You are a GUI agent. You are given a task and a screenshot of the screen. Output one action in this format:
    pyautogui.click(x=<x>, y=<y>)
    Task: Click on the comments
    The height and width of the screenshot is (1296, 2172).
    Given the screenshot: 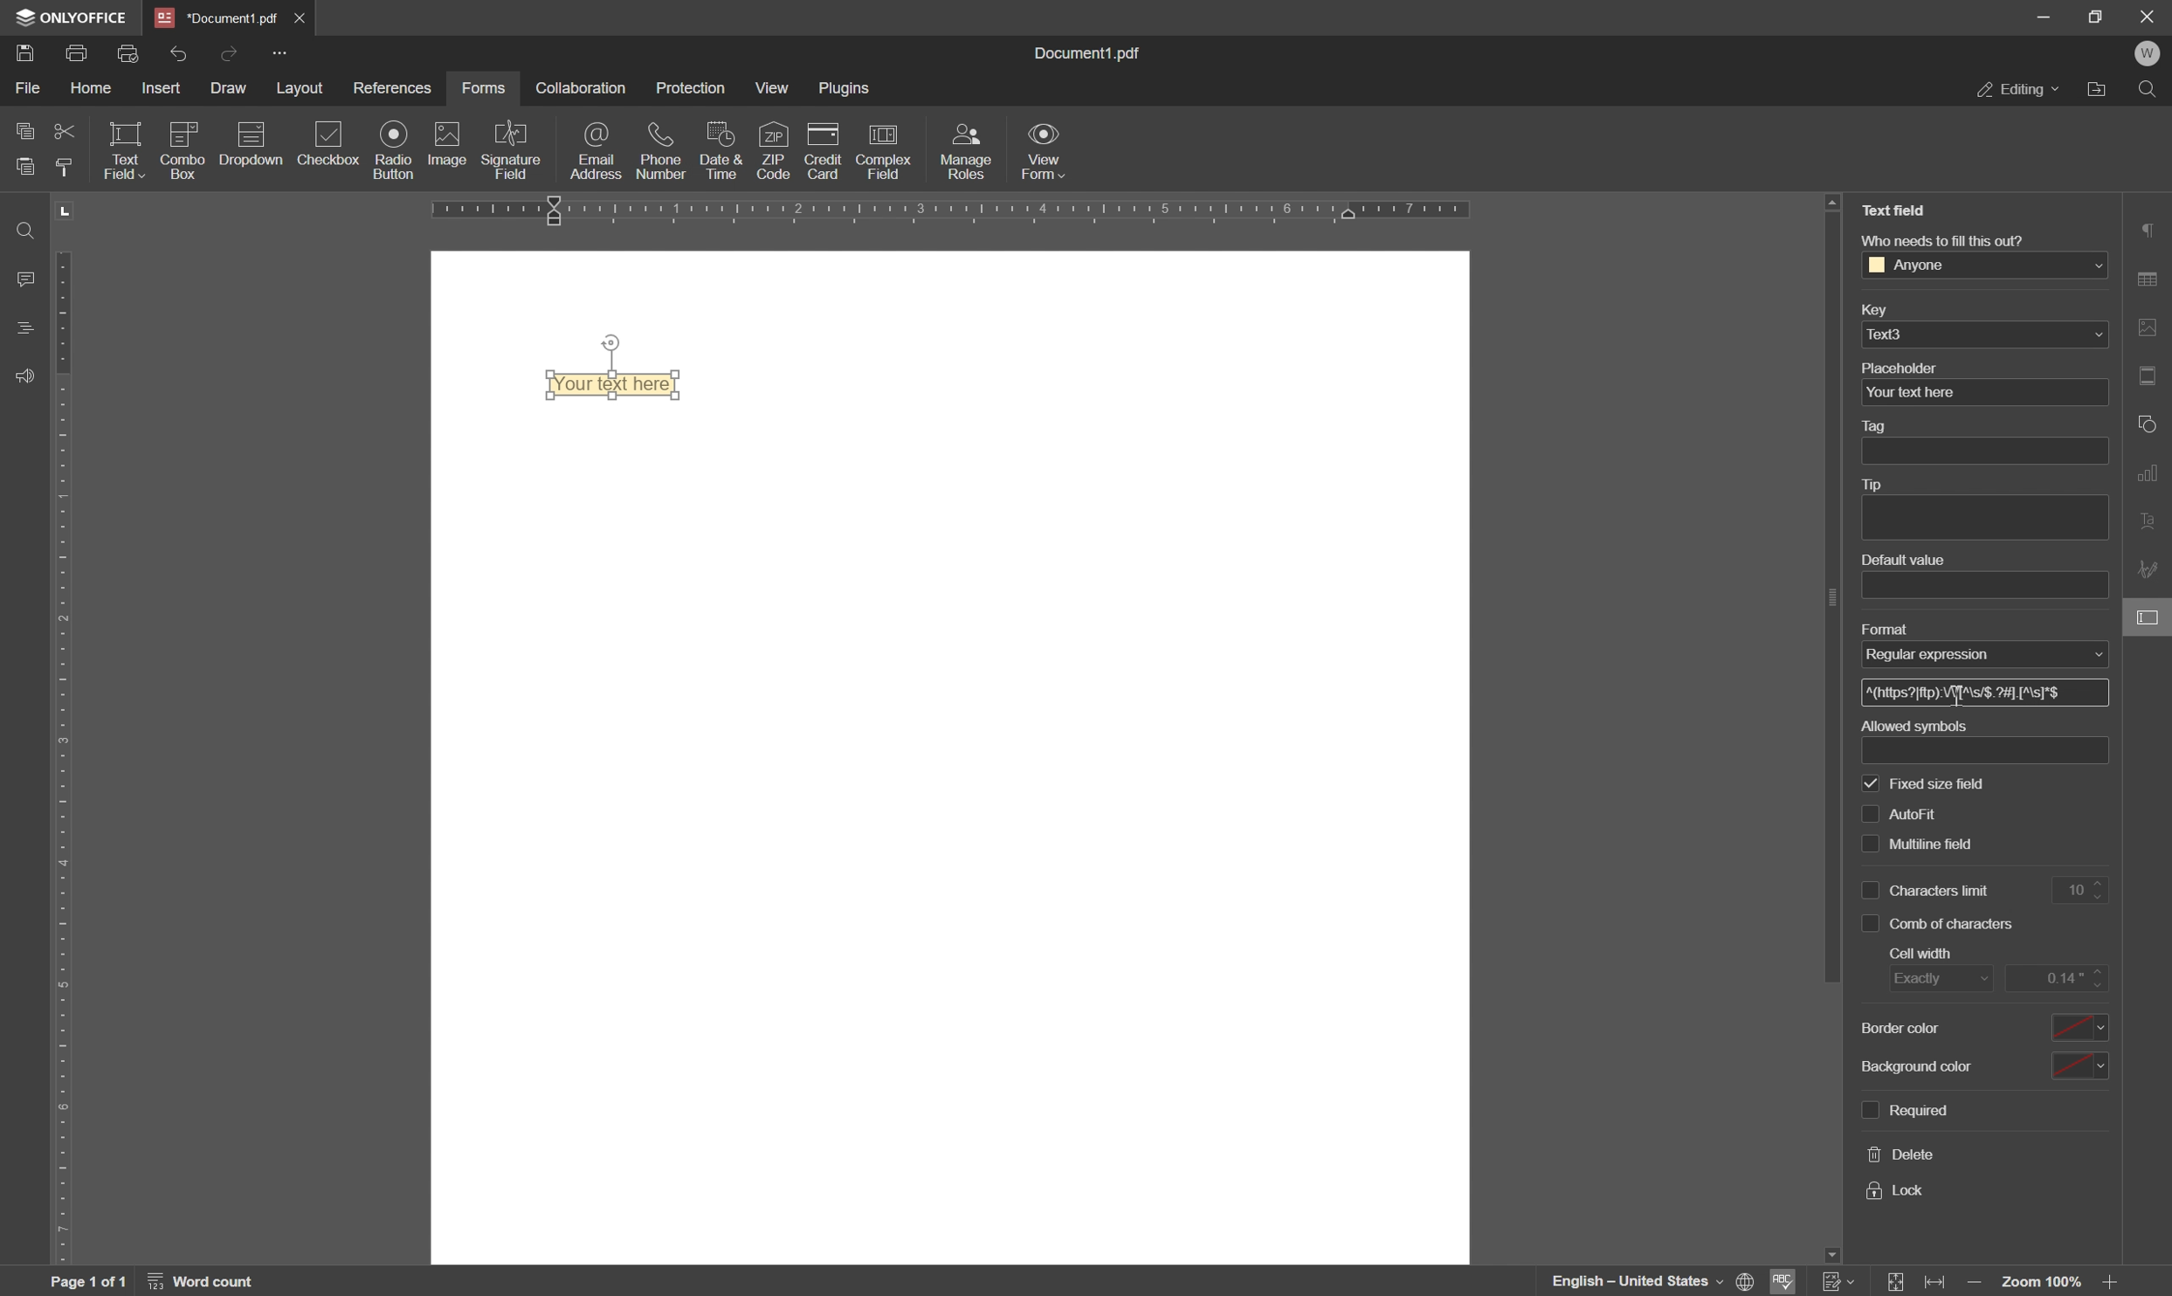 What is the action you would take?
    pyautogui.click(x=22, y=278)
    